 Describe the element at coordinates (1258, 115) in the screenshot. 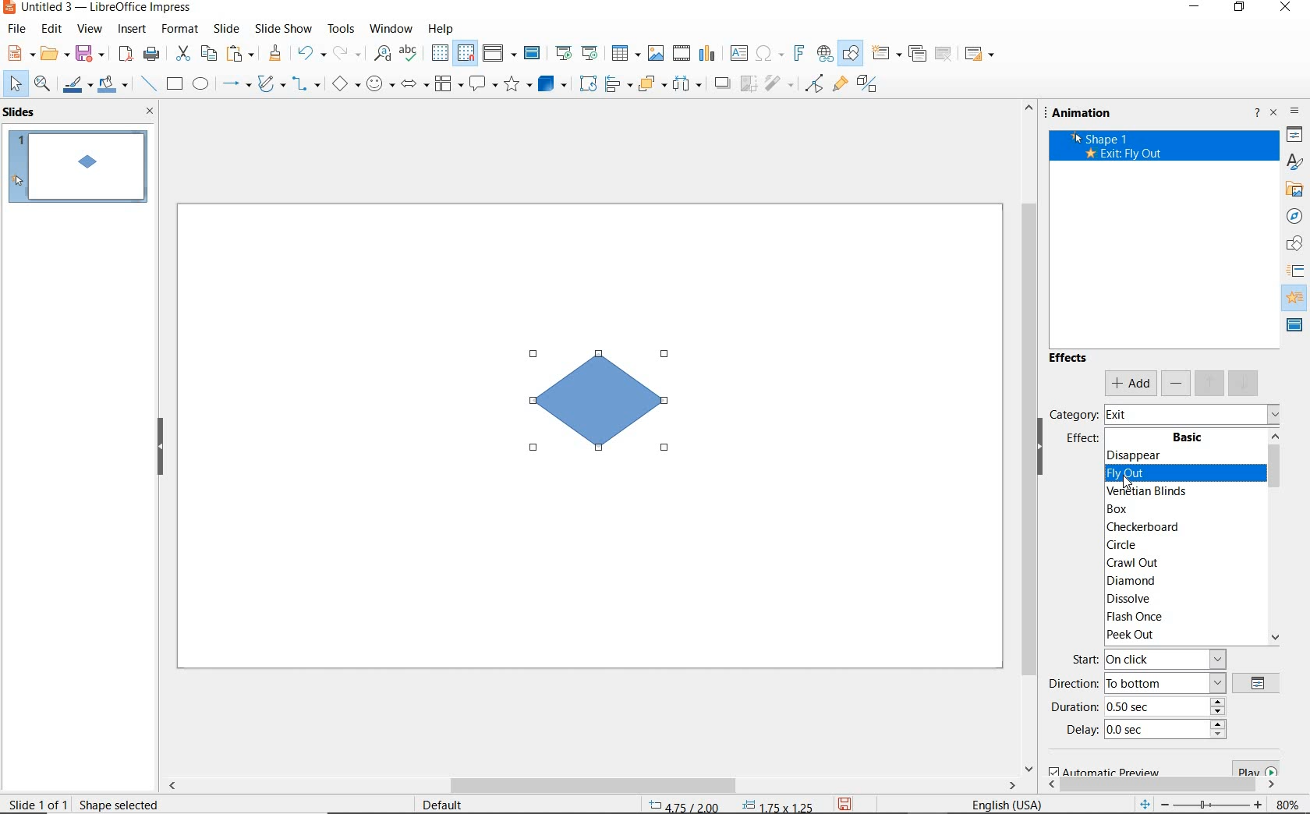

I see `help about this sidebar` at that location.